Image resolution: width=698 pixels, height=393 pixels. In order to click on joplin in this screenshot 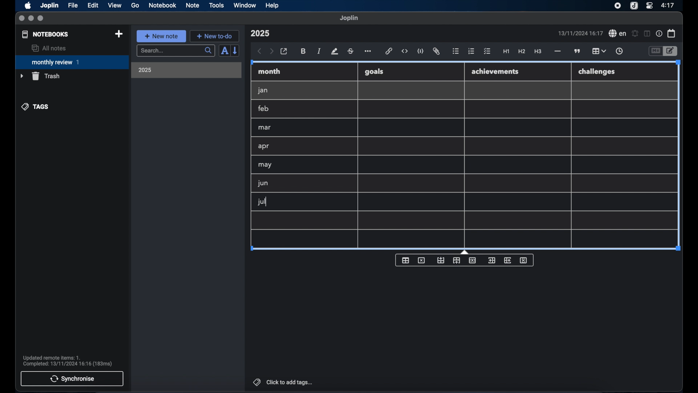, I will do `click(349, 18)`.